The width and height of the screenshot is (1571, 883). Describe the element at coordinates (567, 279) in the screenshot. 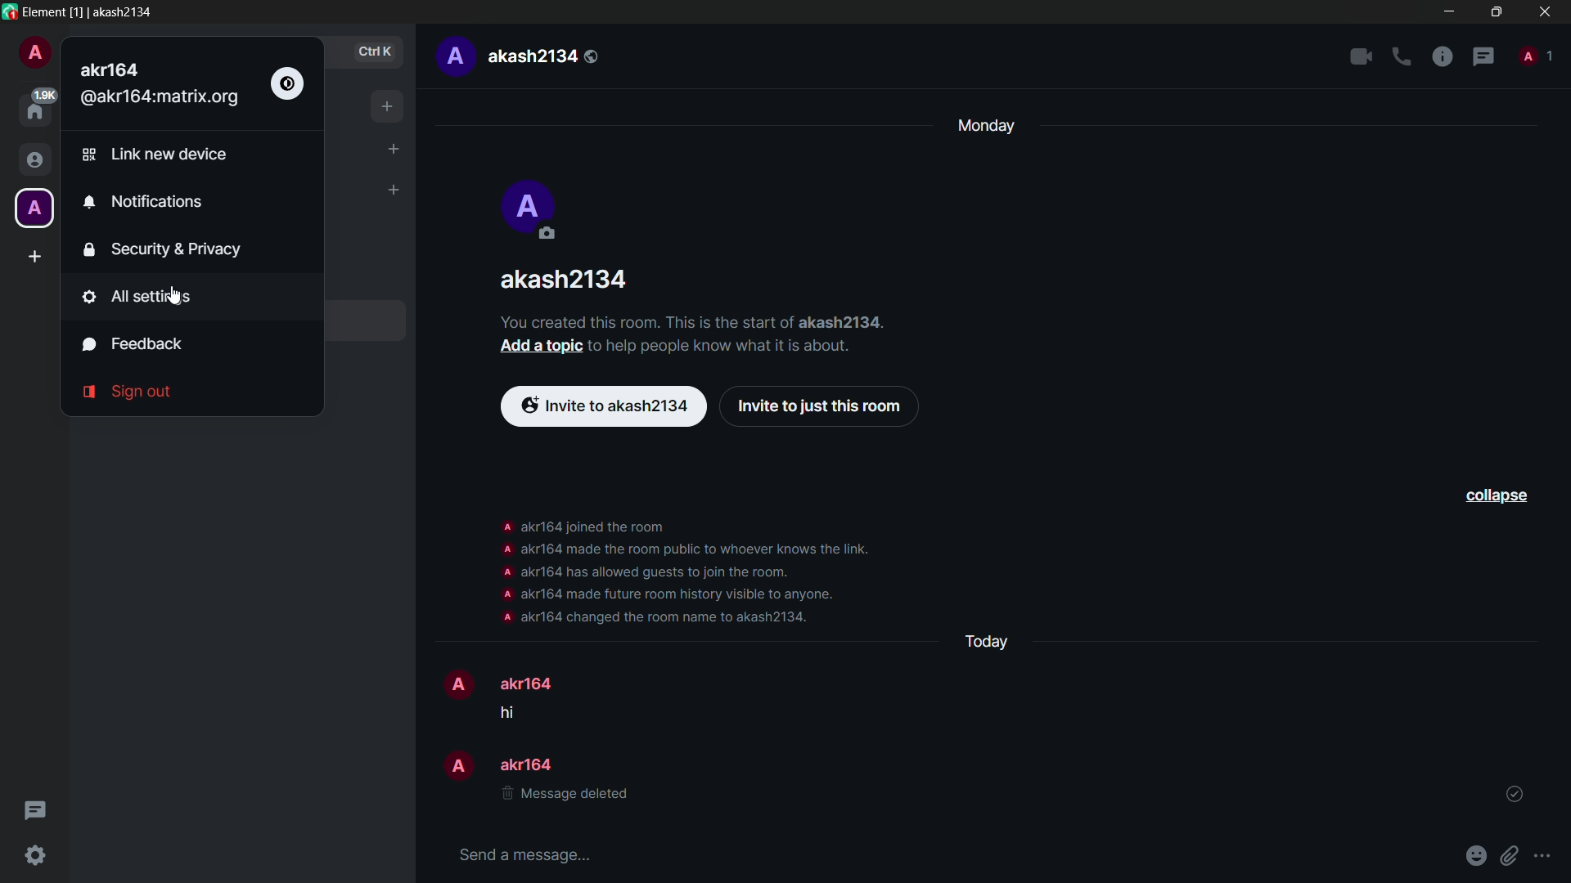

I see `akash2134` at that location.